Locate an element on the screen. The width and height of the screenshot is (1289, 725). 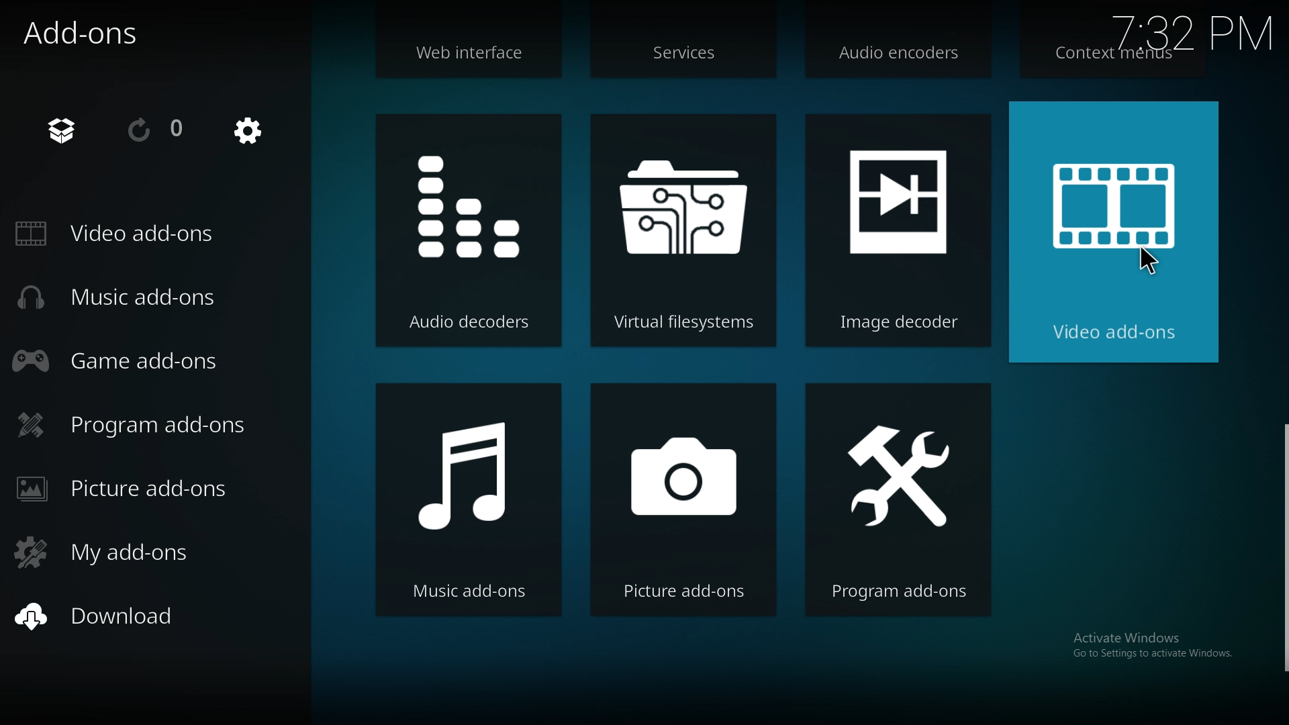
my add ons is located at coordinates (113, 550).